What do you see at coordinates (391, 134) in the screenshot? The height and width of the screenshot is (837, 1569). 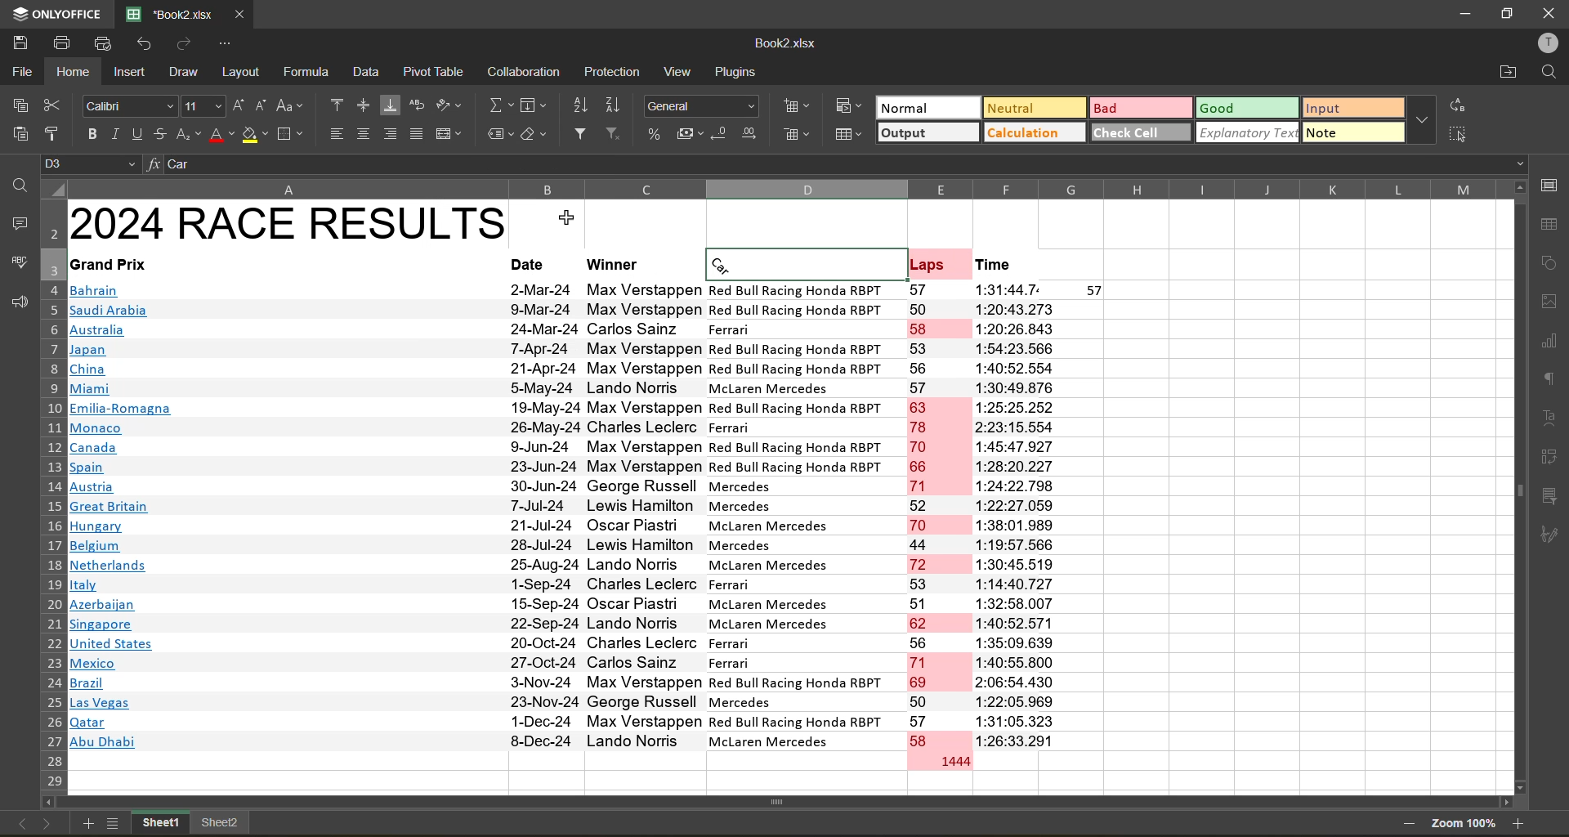 I see `align right` at bounding box center [391, 134].